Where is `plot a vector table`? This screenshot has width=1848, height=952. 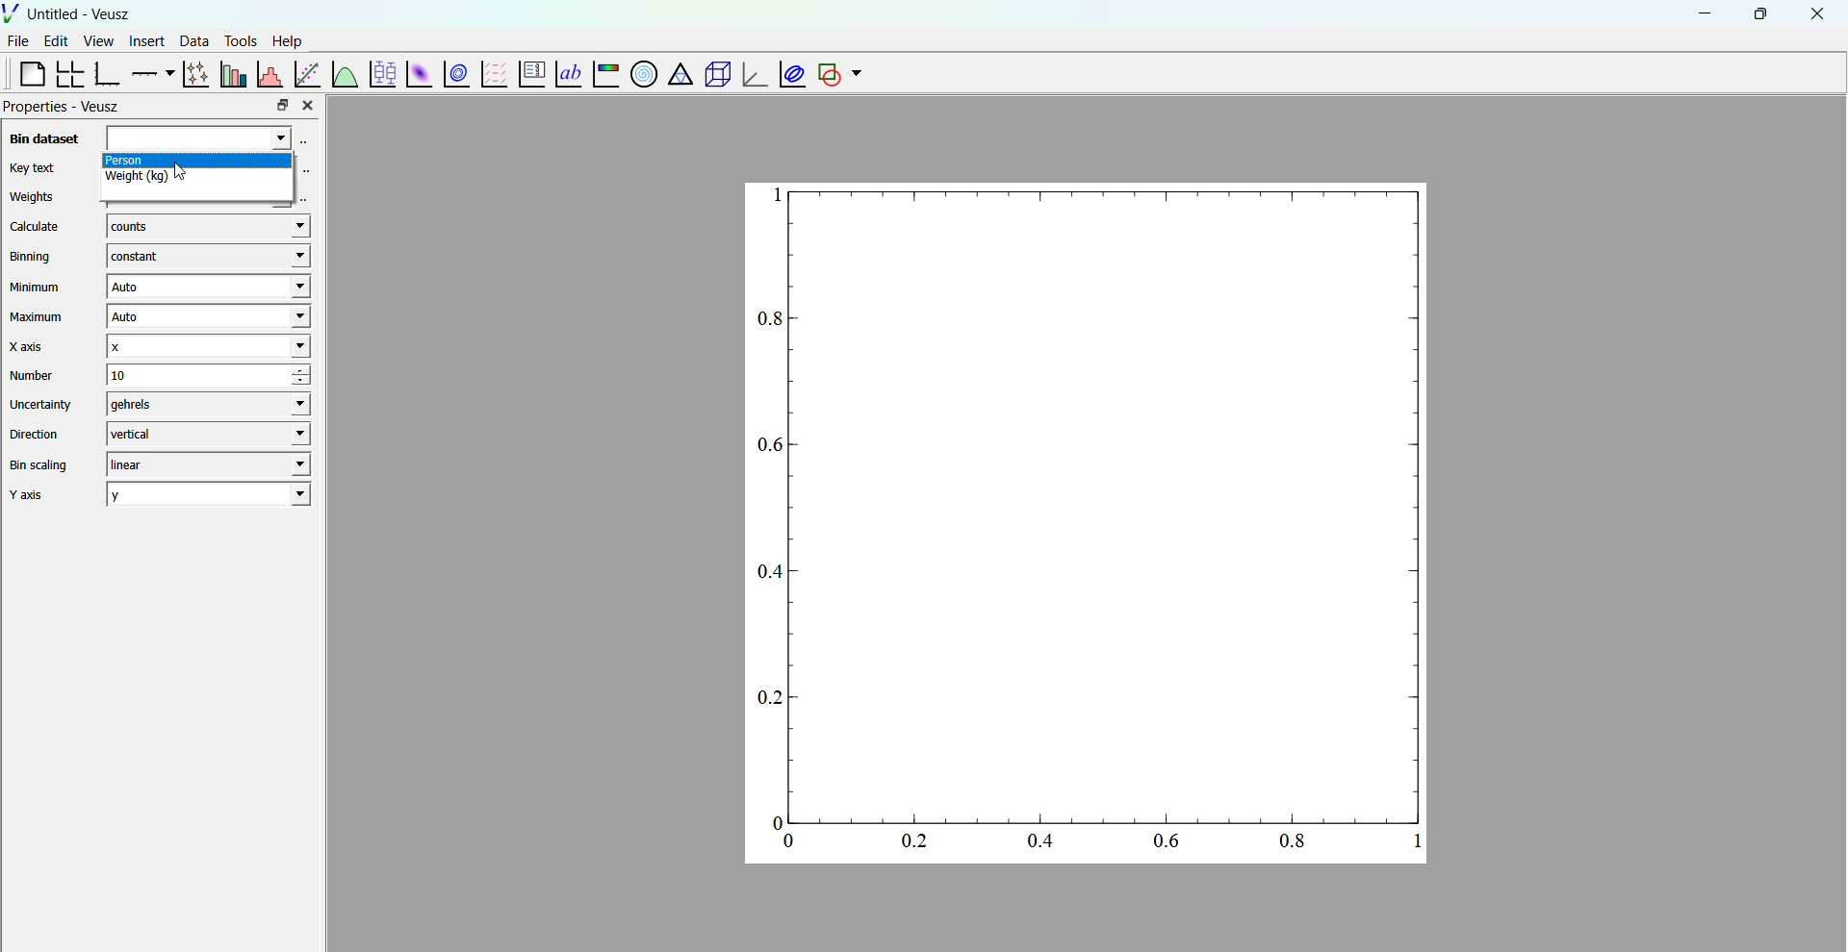
plot a vector table is located at coordinates (492, 73).